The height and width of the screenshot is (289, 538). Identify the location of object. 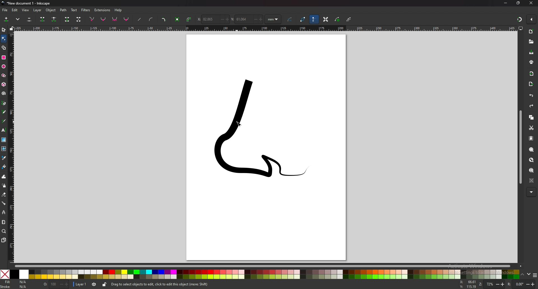
(52, 10).